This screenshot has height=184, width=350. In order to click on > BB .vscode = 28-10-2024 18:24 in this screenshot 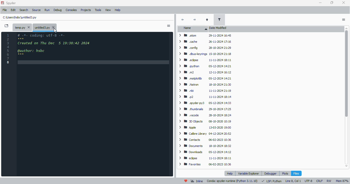, I will do `click(204, 116)`.